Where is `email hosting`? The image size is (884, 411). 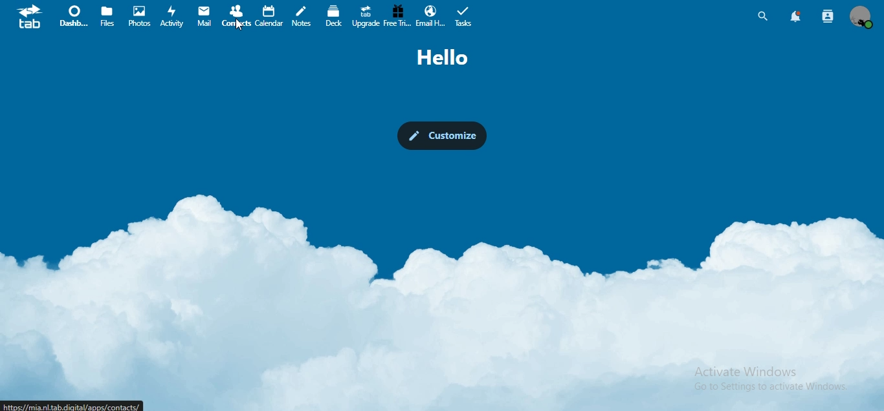 email hosting is located at coordinates (430, 17).